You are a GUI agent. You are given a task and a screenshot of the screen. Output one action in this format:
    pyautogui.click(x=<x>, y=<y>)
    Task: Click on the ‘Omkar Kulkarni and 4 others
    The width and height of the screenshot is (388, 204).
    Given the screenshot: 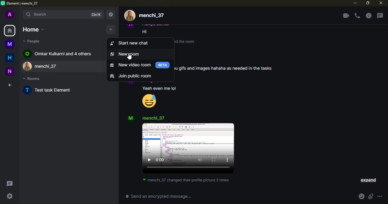 What is the action you would take?
    pyautogui.click(x=63, y=54)
    